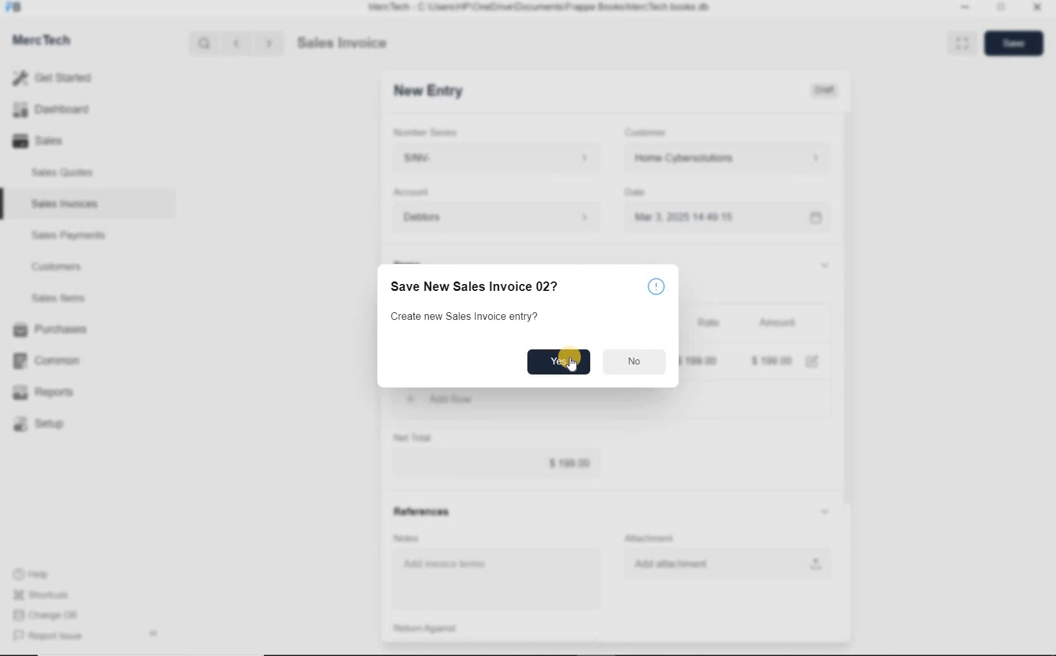 This screenshot has height=656, width=1056. I want to click on Calendar, so click(815, 219).